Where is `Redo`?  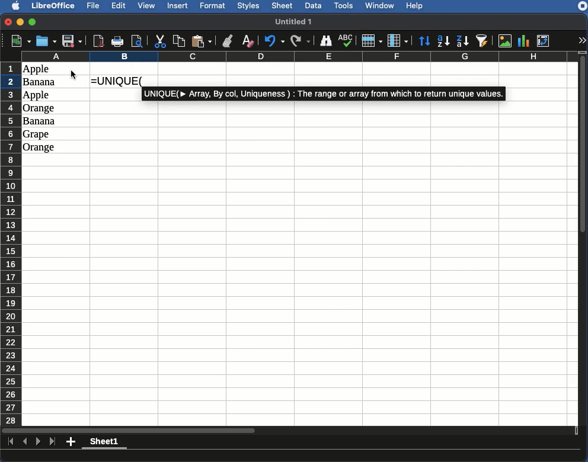
Redo is located at coordinates (301, 40).